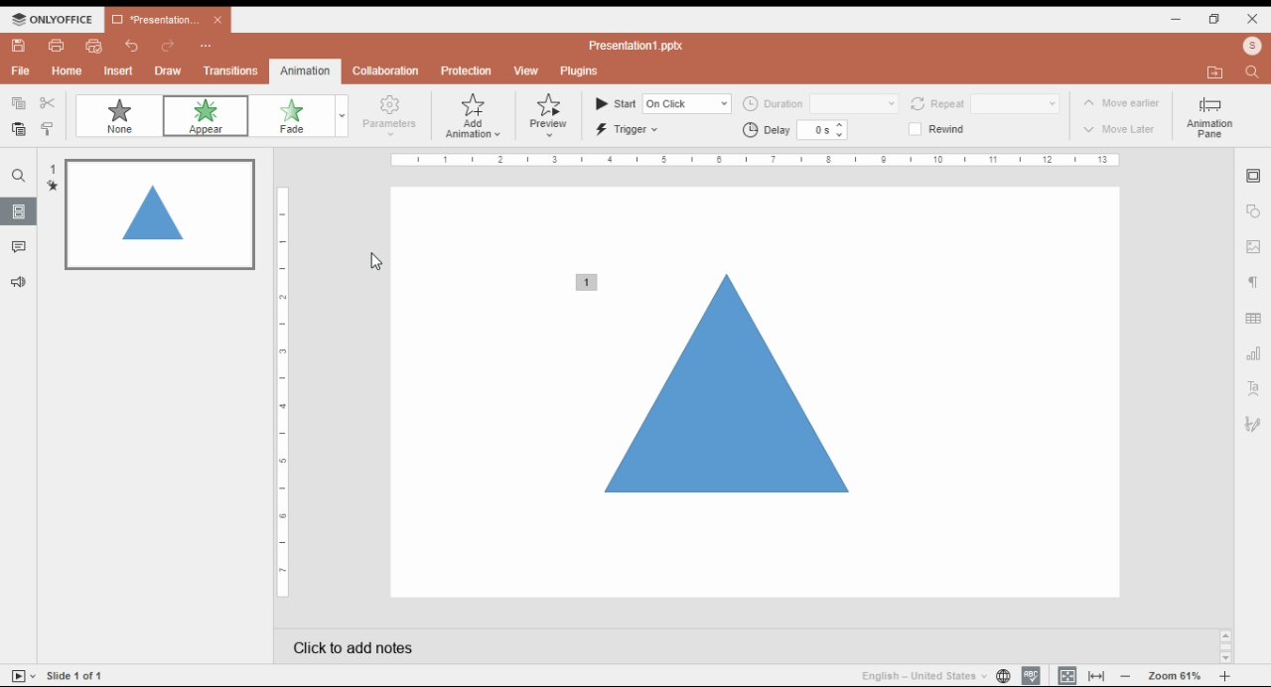 The width and height of the screenshot is (1271, 687). Describe the element at coordinates (480, 119) in the screenshot. I see `add animations` at that location.